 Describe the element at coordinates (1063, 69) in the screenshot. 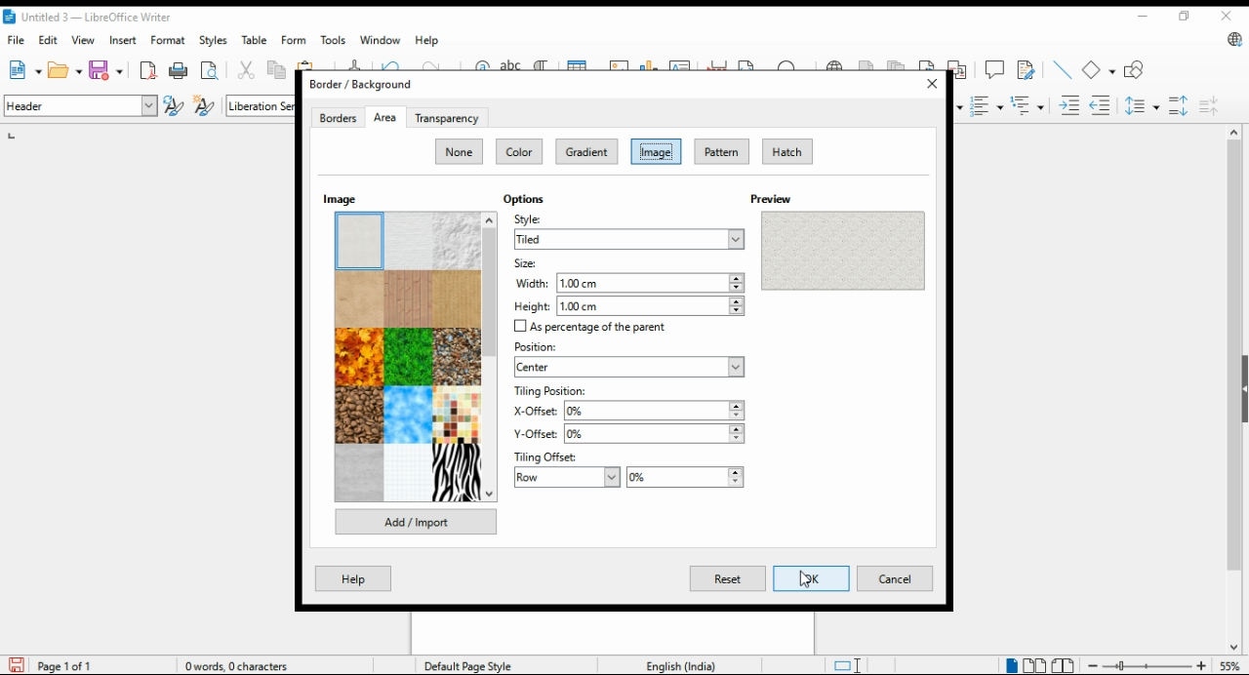

I see `insert line` at that location.